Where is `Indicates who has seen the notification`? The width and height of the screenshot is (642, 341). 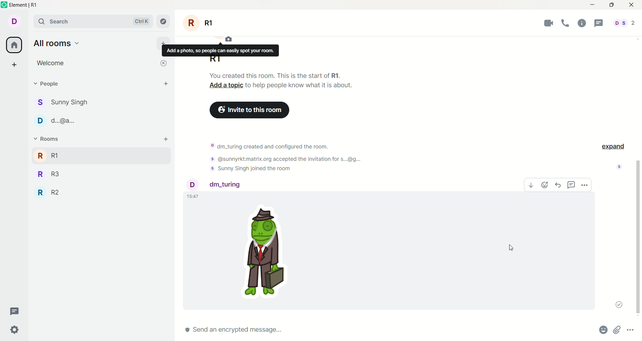 Indicates who has seen the notification is located at coordinates (619, 167).